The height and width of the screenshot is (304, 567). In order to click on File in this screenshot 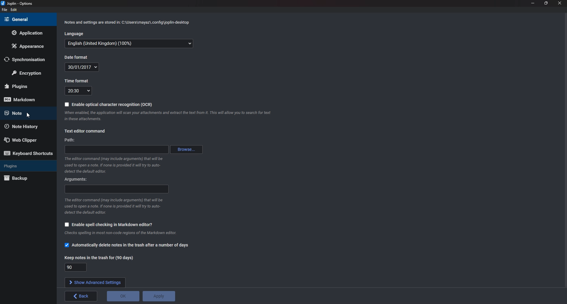, I will do `click(4, 10)`.